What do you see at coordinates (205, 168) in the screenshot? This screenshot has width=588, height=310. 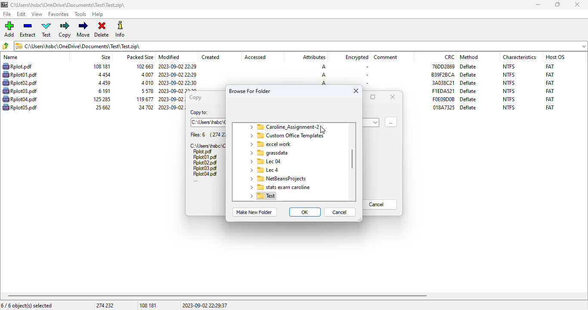 I see `file` at bounding box center [205, 168].